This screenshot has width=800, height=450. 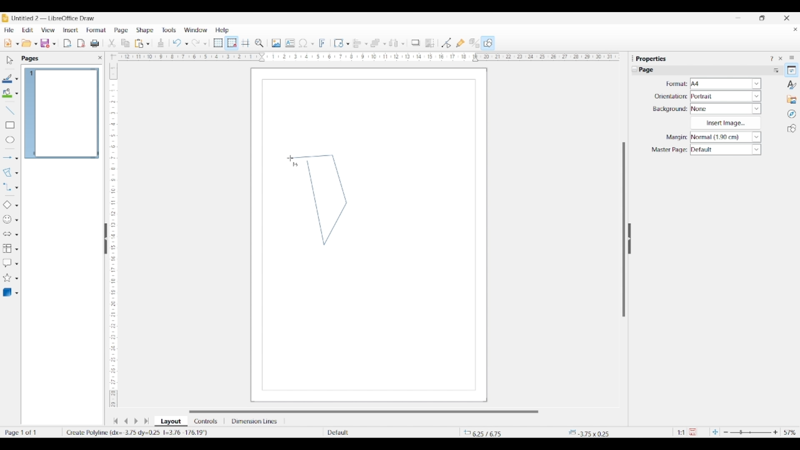 I want to click on Close left sidebar, so click(x=100, y=57).